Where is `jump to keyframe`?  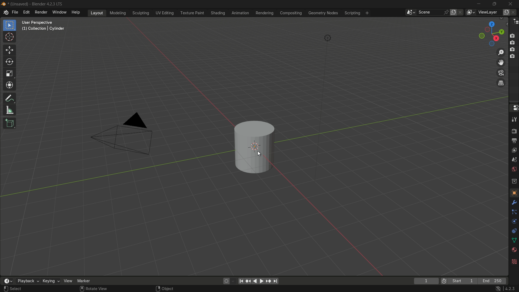
jump to keyframe is located at coordinates (268, 281).